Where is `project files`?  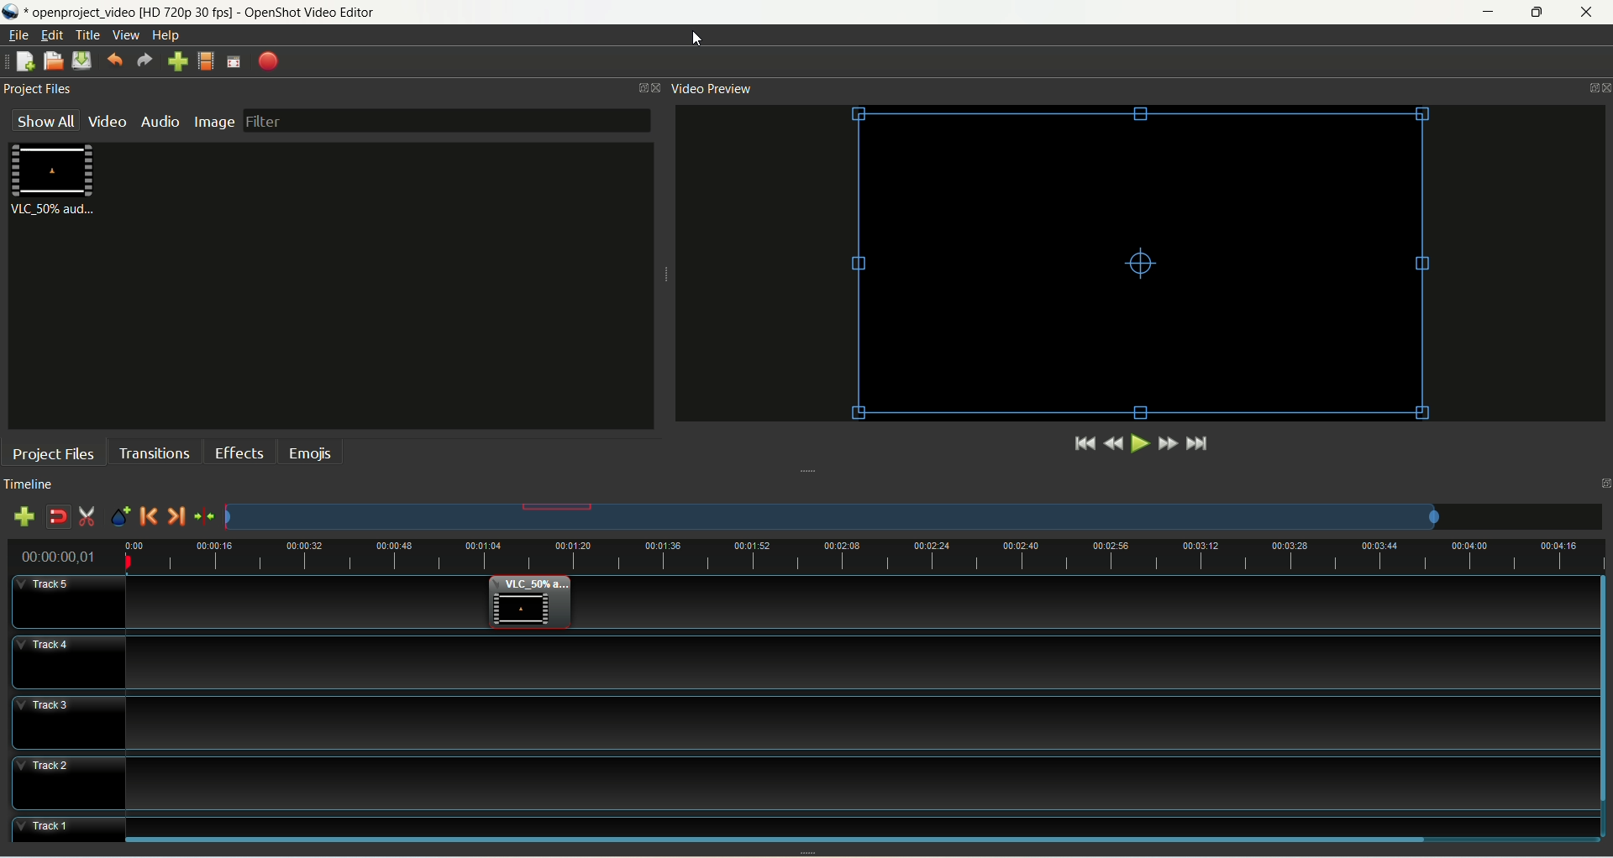
project files is located at coordinates (43, 89).